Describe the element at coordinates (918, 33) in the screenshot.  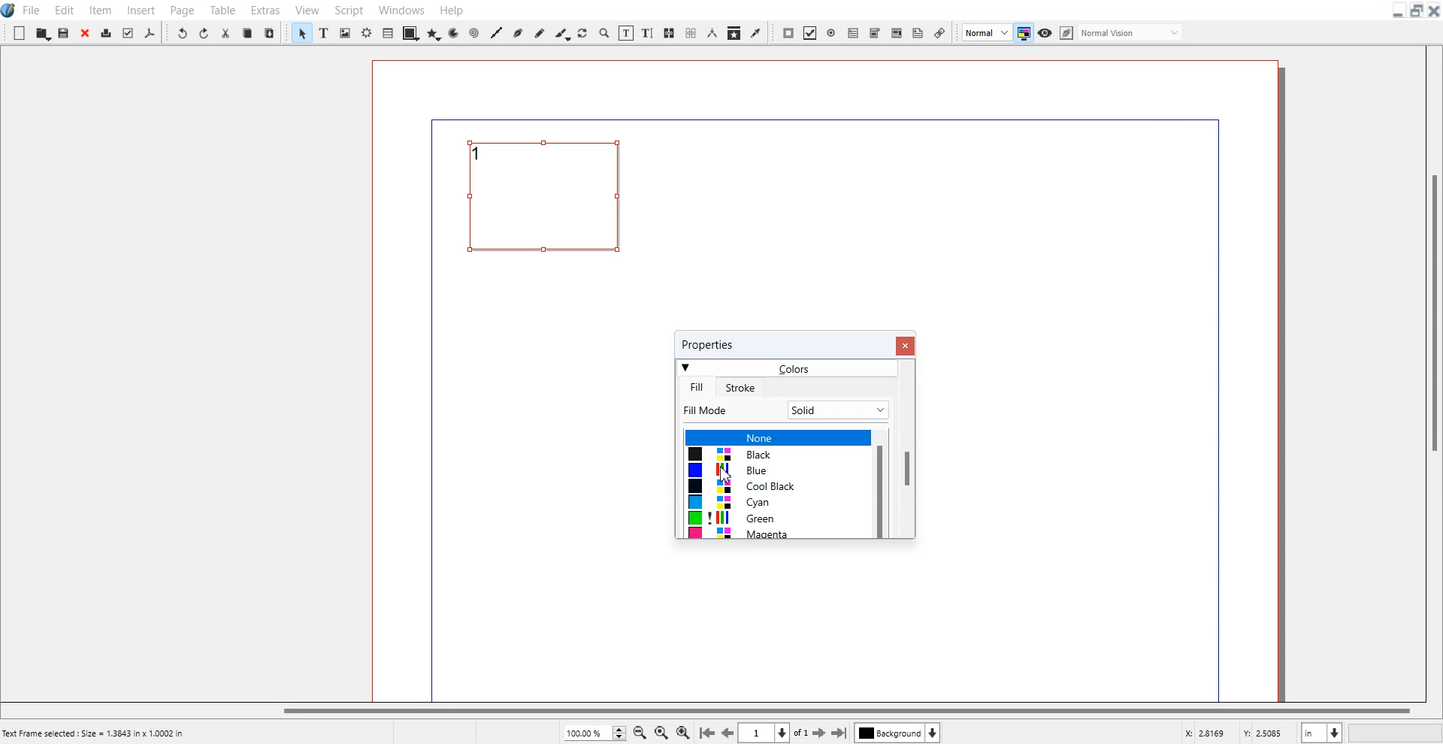
I see `Text Annotation` at that location.